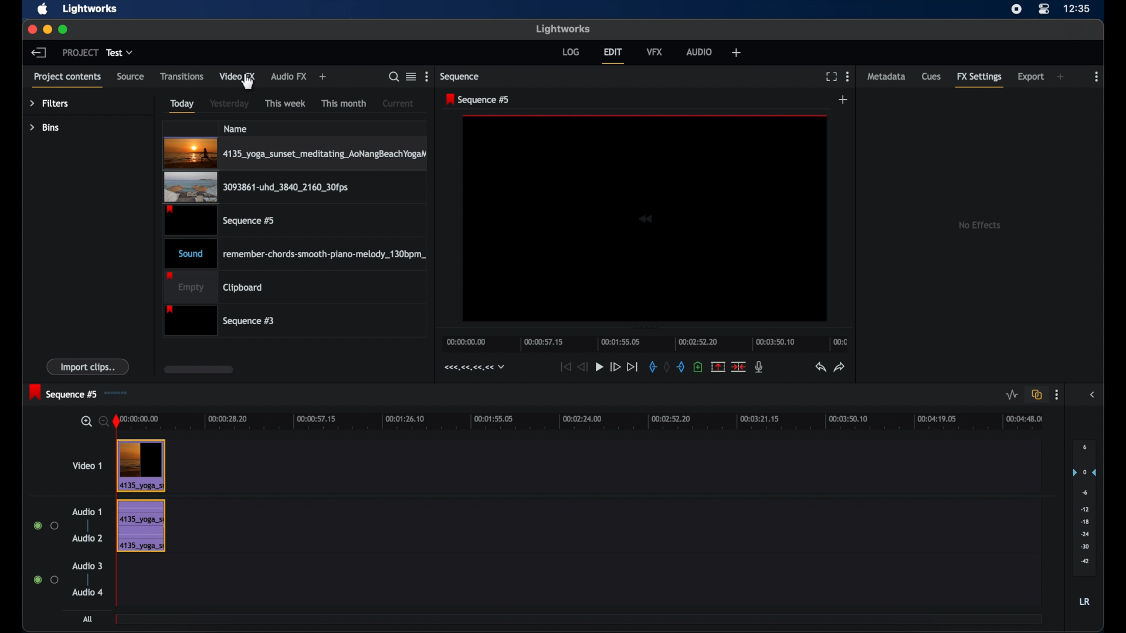  Describe the element at coordinates (1016, 9) in the screenshot. I see `screen recorder icon` at that location.